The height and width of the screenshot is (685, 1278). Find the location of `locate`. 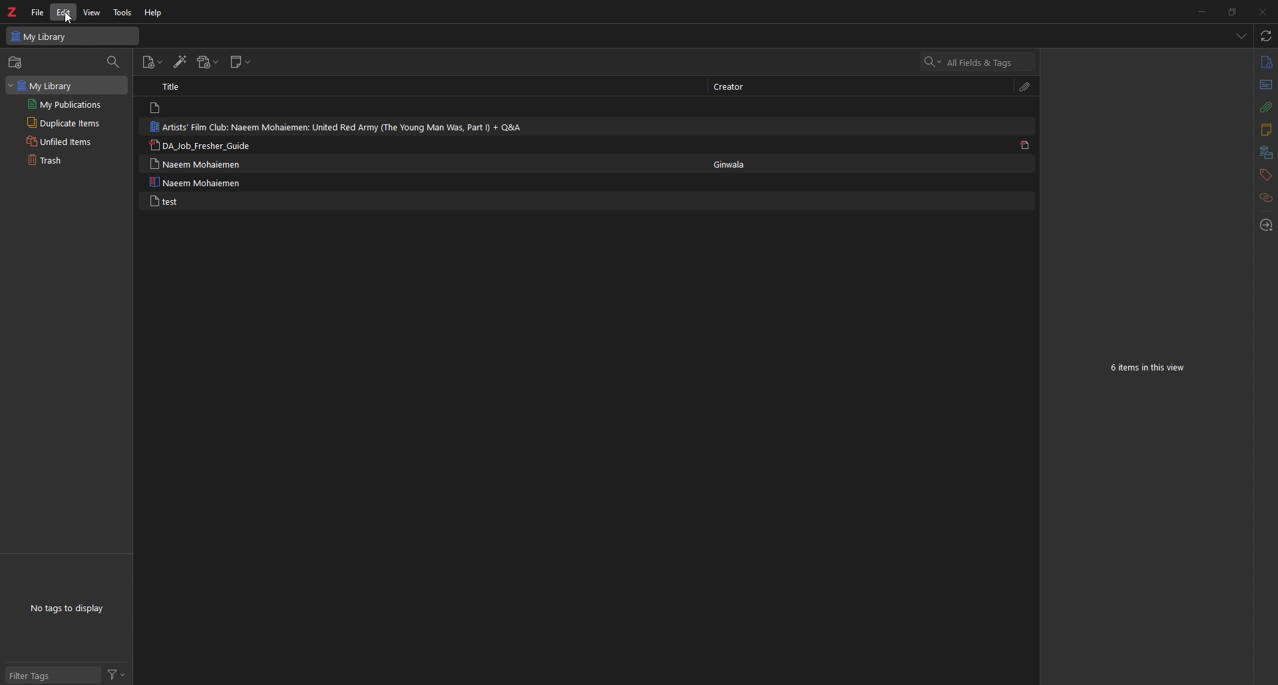

locate is located at coordinates (1265, 226).